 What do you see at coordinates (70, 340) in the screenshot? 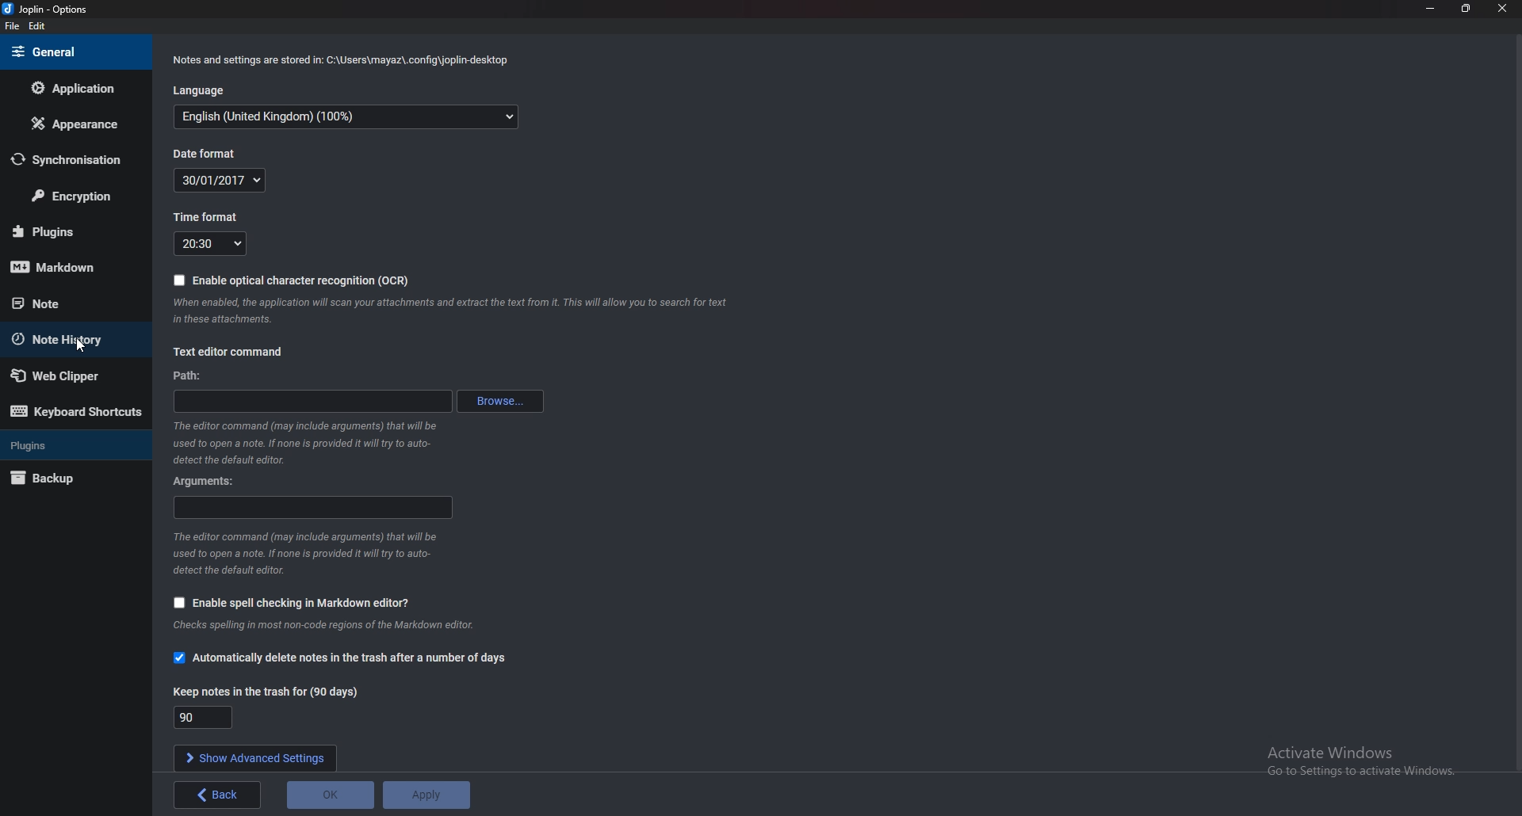
I see `Note history` at bounding box center [70, 340].